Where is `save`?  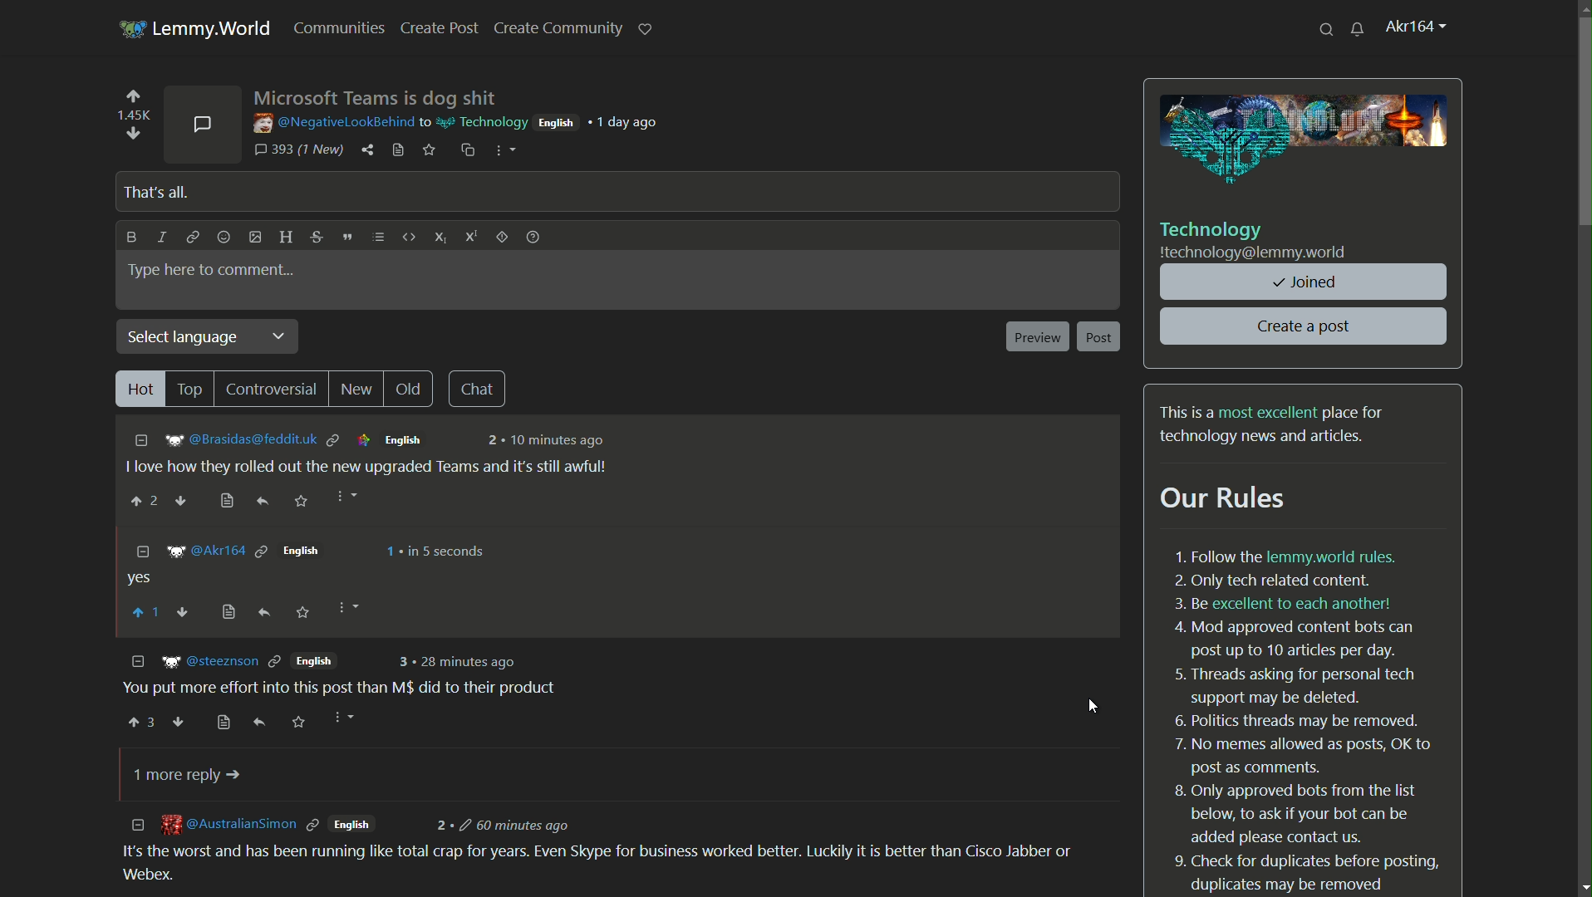 save is located at coordinates (430, 151).